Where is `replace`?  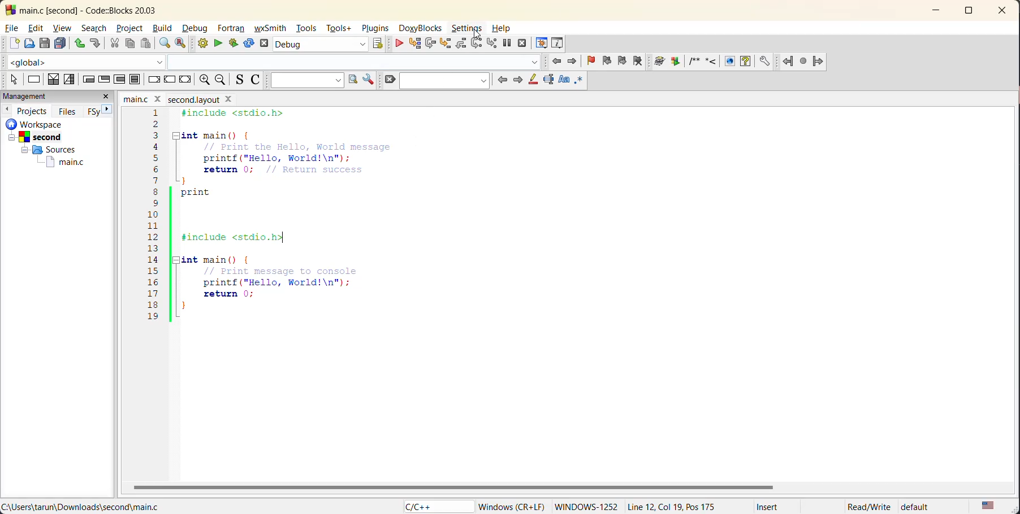
replace is located at coordinates (183, 43).